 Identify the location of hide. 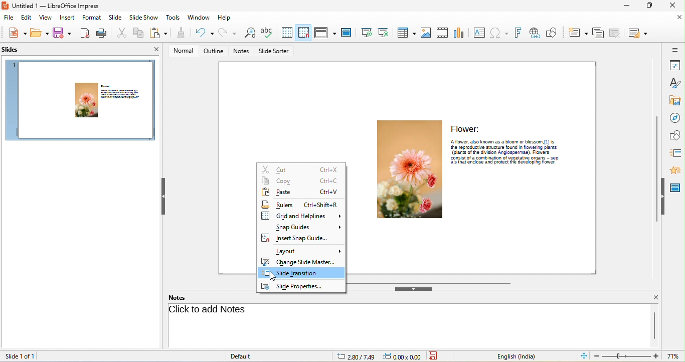
(165, 198).